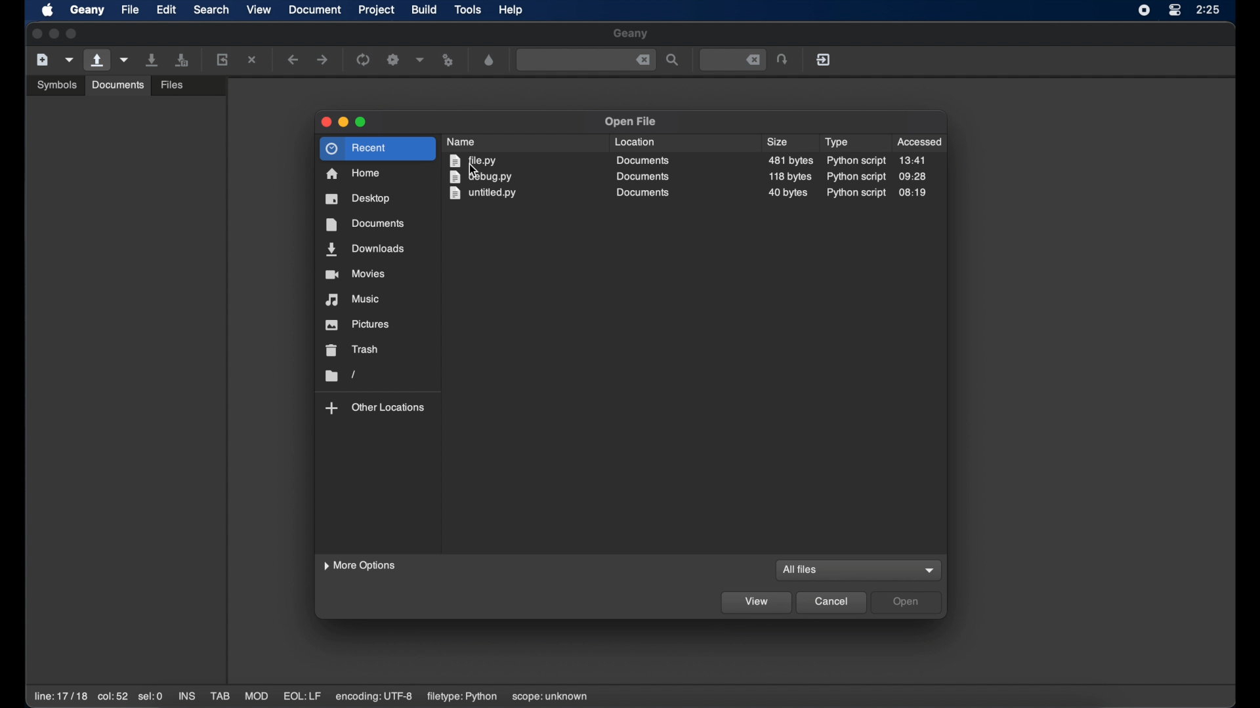  Describe the element at coordinates (359, 566) in the screenshot. I see `more options` at that location.